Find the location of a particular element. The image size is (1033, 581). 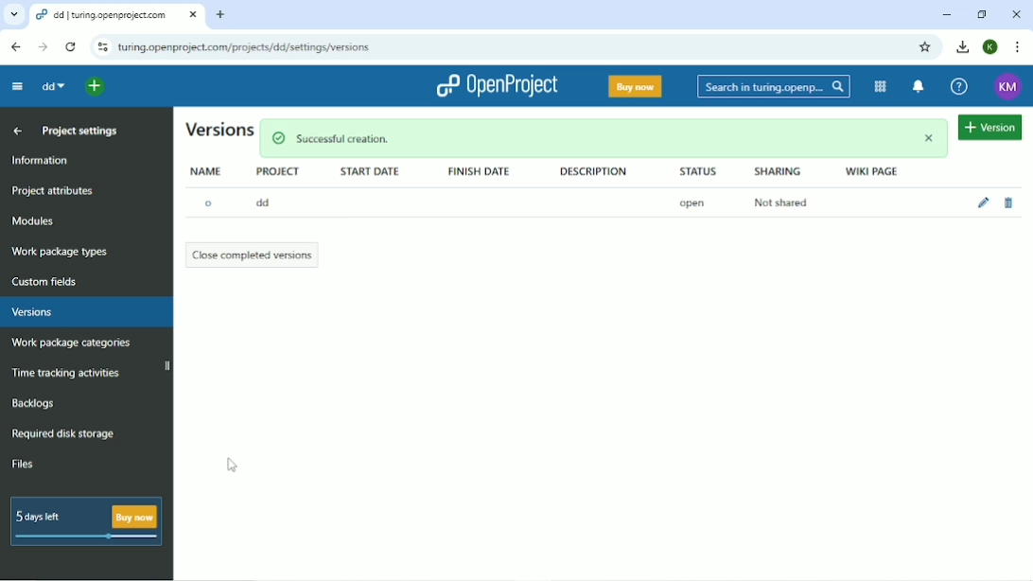

Status is located at coordinates (699, 171).